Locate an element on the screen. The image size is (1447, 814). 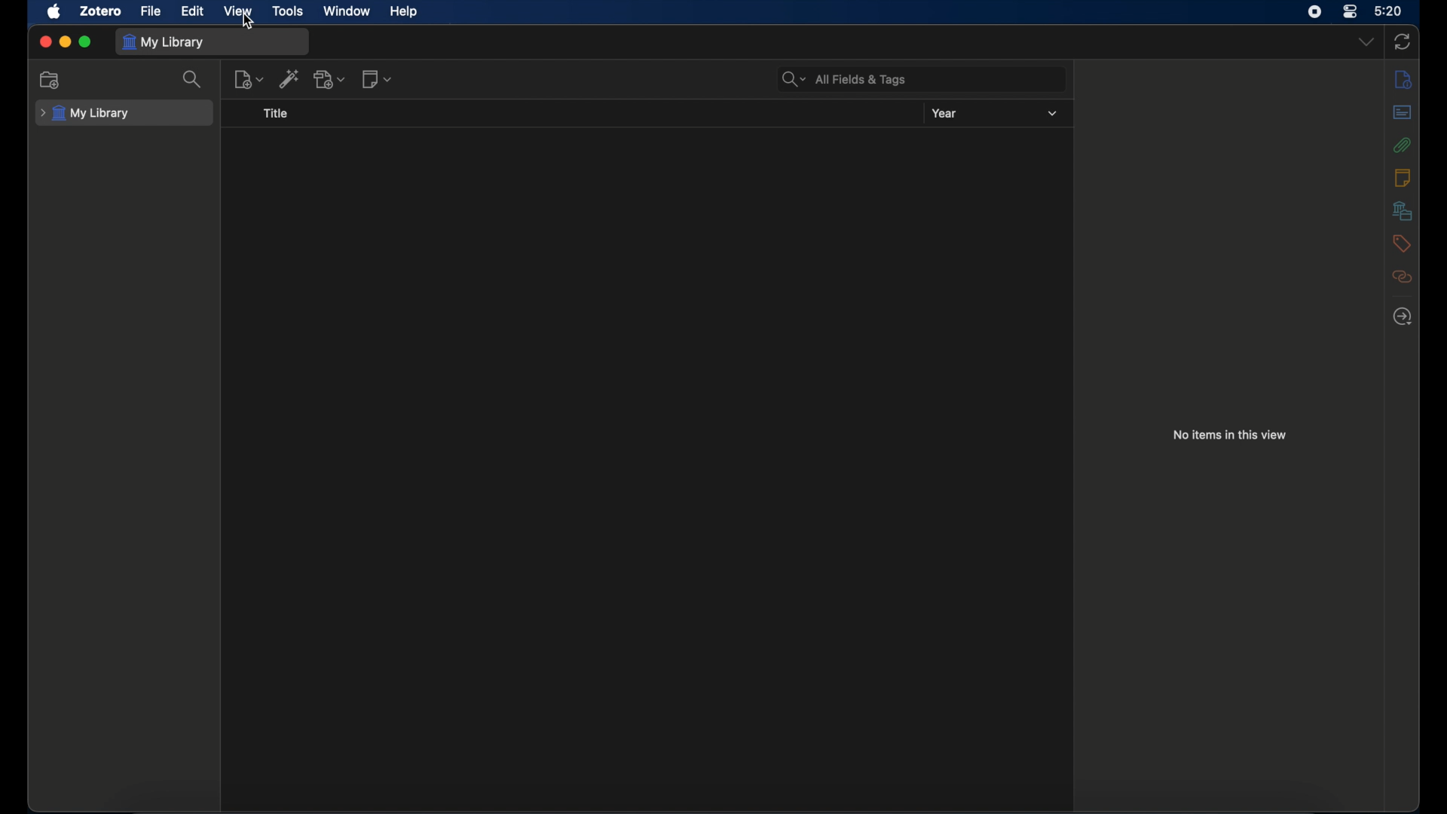
libraries is located at coordinates (1402, 210).